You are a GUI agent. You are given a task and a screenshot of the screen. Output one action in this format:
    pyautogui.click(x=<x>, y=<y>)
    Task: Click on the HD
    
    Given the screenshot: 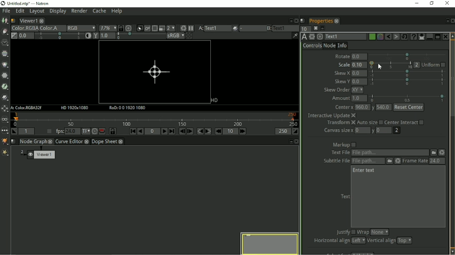 What is the action you would take?
    pyautogui.click(x=215, y=100)
    